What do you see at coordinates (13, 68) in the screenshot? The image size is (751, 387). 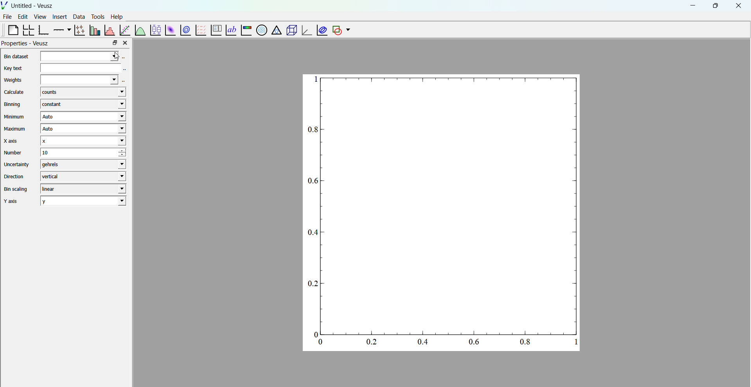 I see `Key text` at bounding box center [13, 68].